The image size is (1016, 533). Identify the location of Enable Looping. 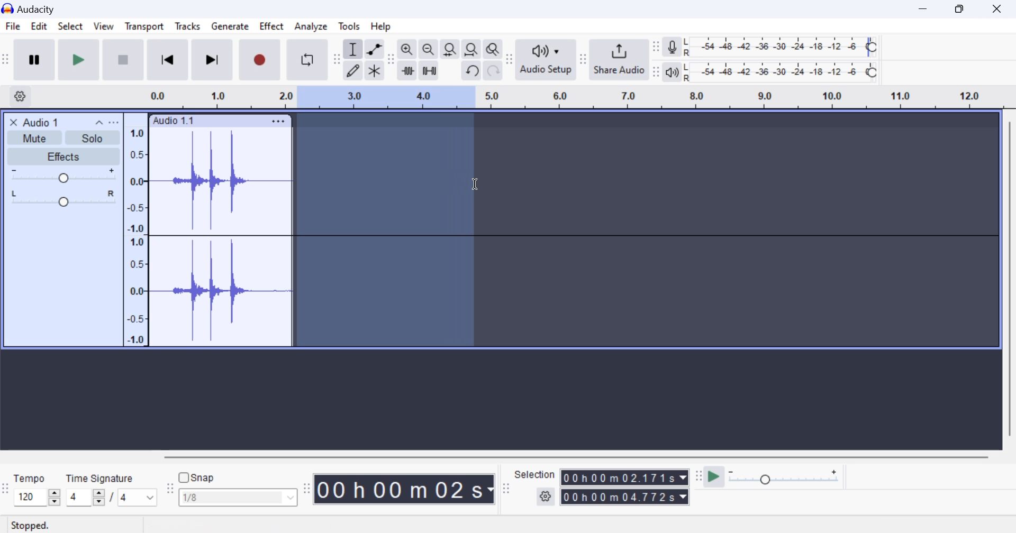
(308, 60).